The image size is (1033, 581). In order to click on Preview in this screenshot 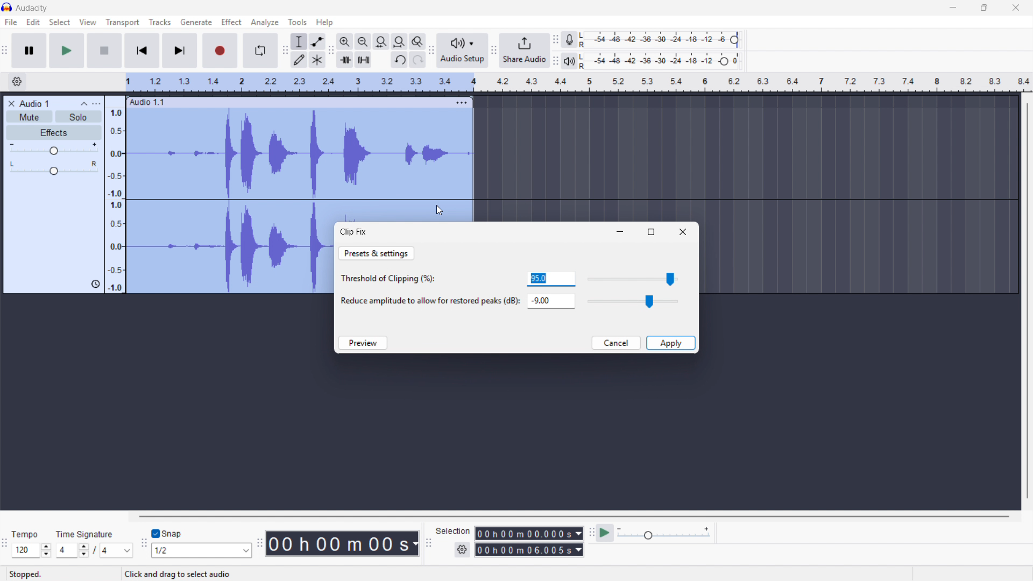, I will do `click(362, 343)`.